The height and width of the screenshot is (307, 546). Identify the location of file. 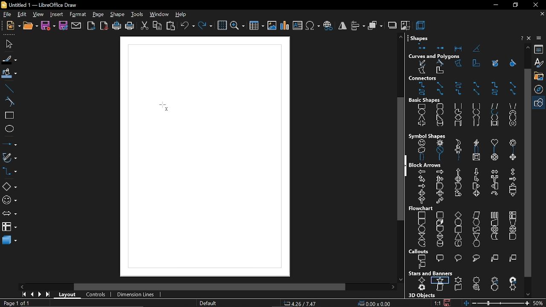
(6, 14).